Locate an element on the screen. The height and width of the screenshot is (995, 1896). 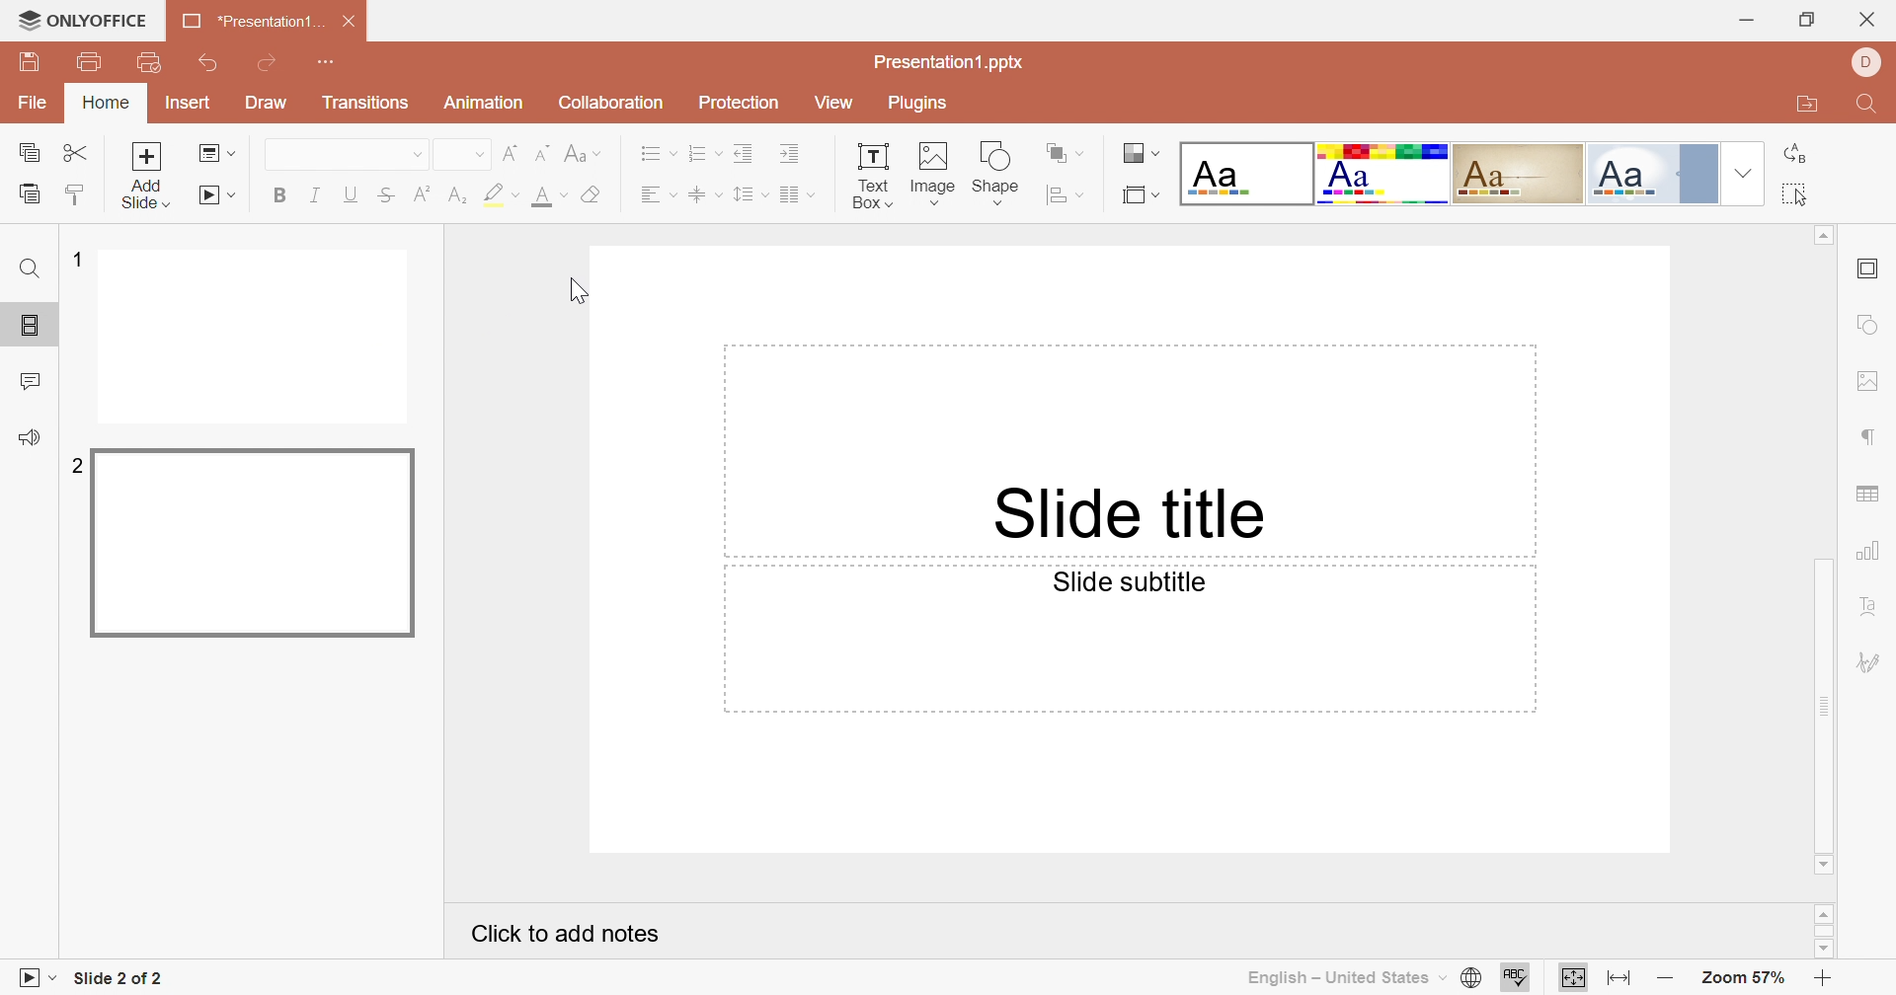
Strikethrough is located at coordinates (383, 193).